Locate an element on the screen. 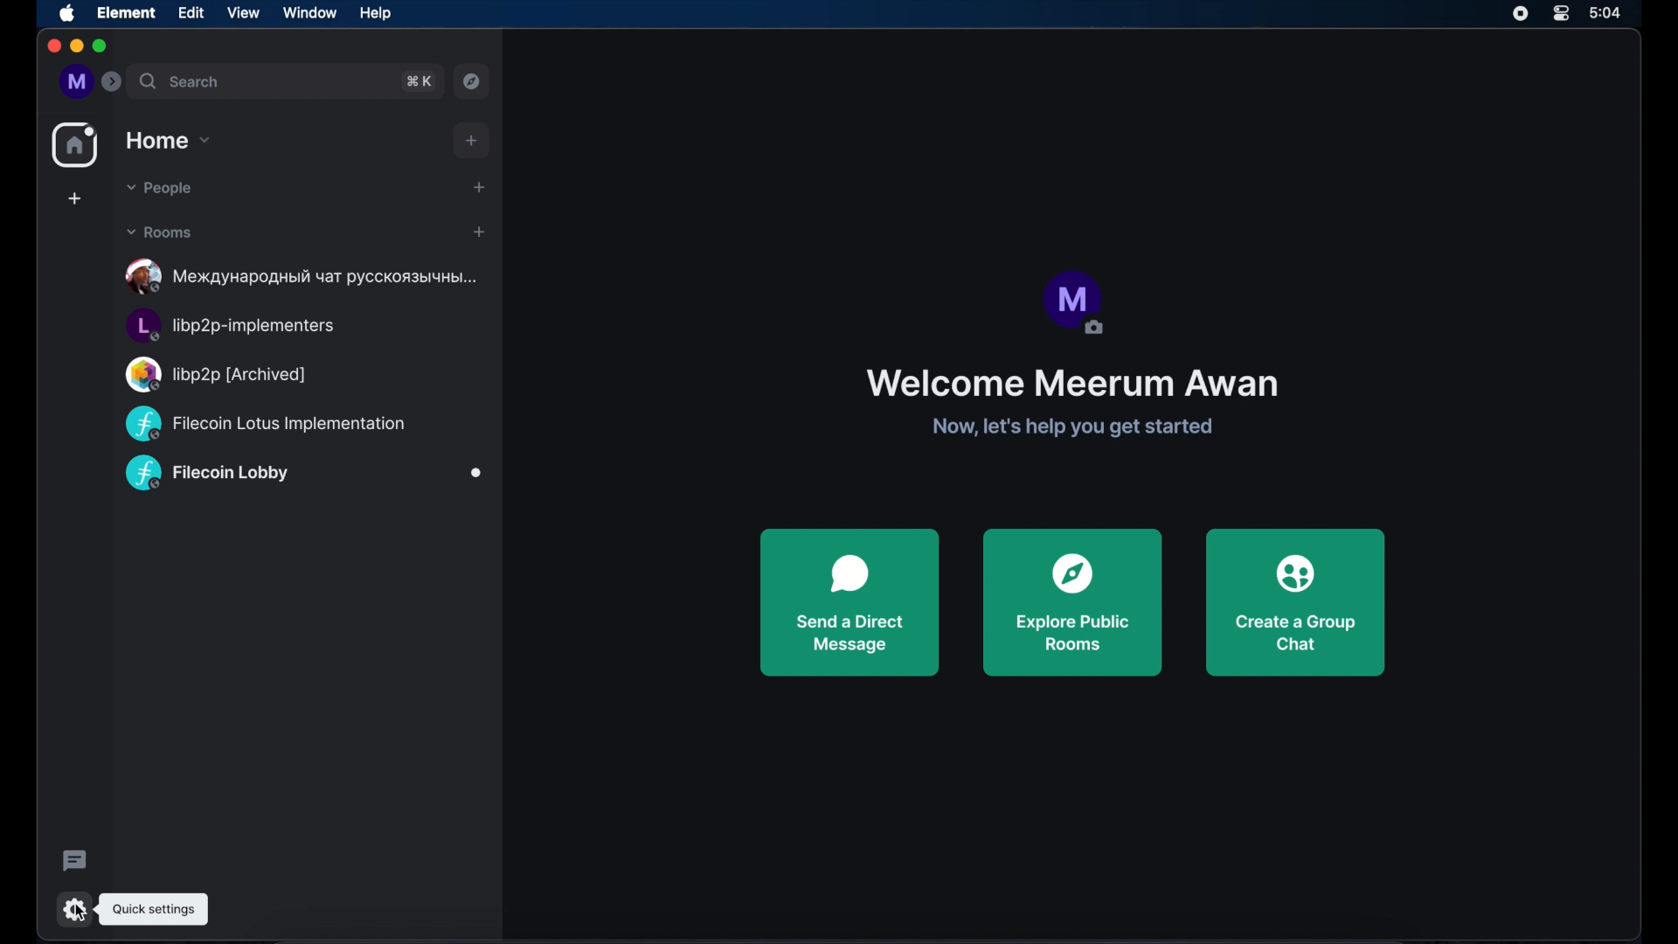  profile picture is located at coordinates (1072, 303).